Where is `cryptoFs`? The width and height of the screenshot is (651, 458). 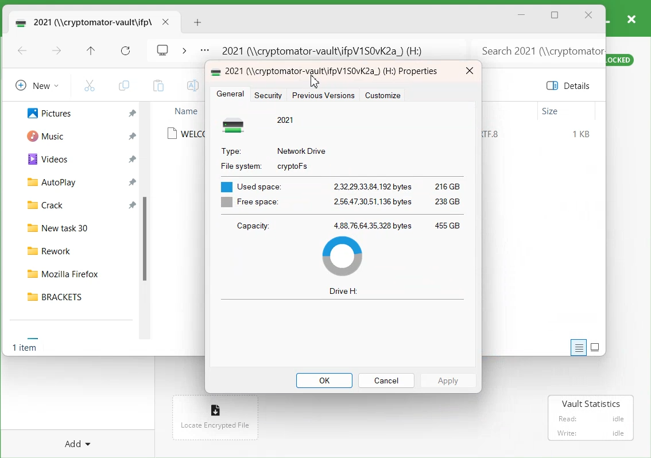 cryptoFs is located at coordinates (293, 166).